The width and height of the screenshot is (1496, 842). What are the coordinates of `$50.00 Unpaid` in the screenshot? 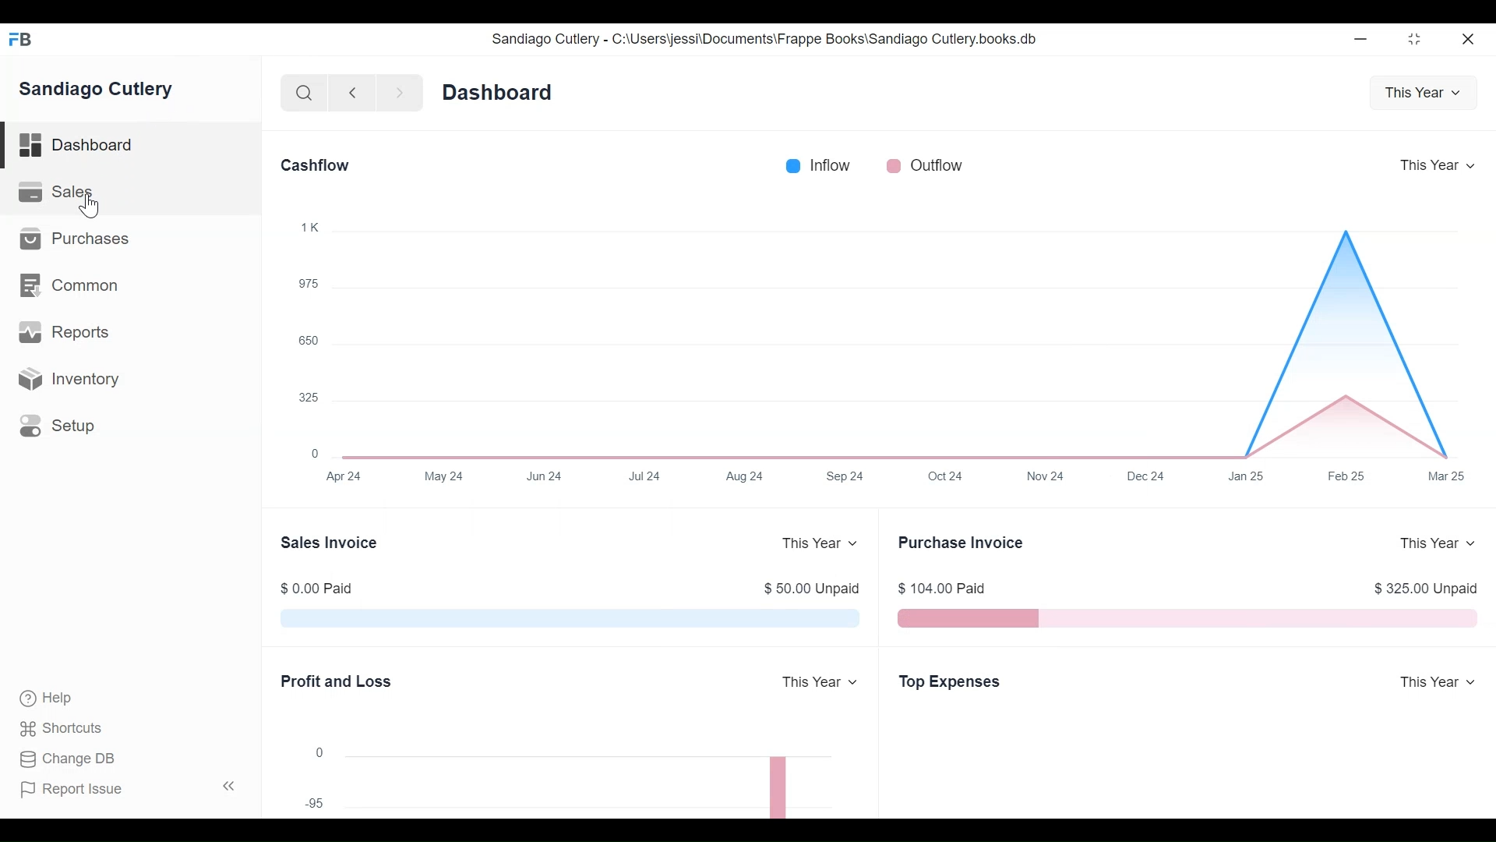 It's located at (806, 588).